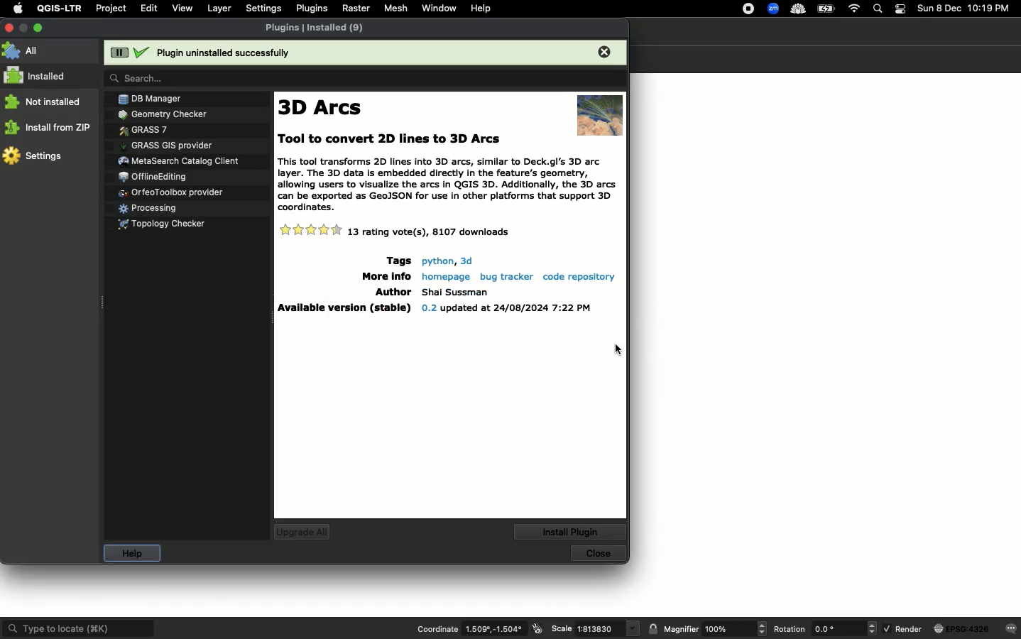  What do you see at coordinates (168, 208) in the screenshot?
I see `Plugins` at bounding box center [168, 208].